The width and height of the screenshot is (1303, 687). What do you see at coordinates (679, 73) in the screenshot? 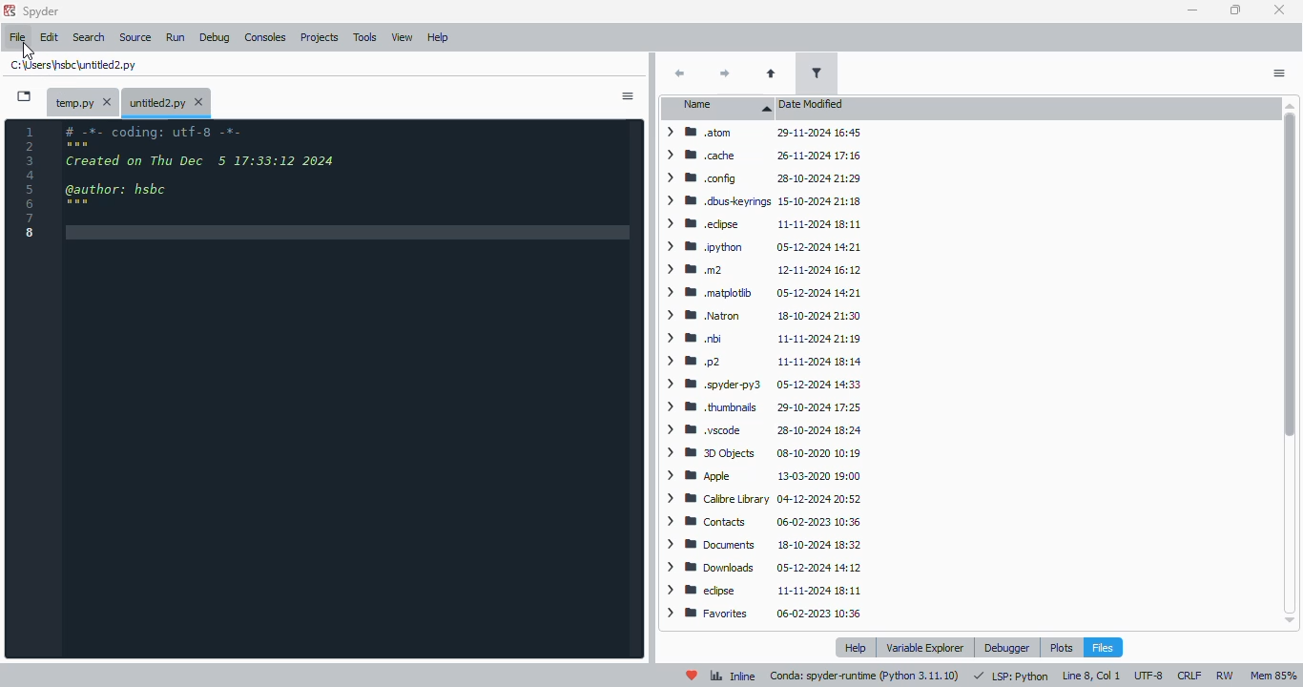
I see `back` at bounding box center [679, 73].